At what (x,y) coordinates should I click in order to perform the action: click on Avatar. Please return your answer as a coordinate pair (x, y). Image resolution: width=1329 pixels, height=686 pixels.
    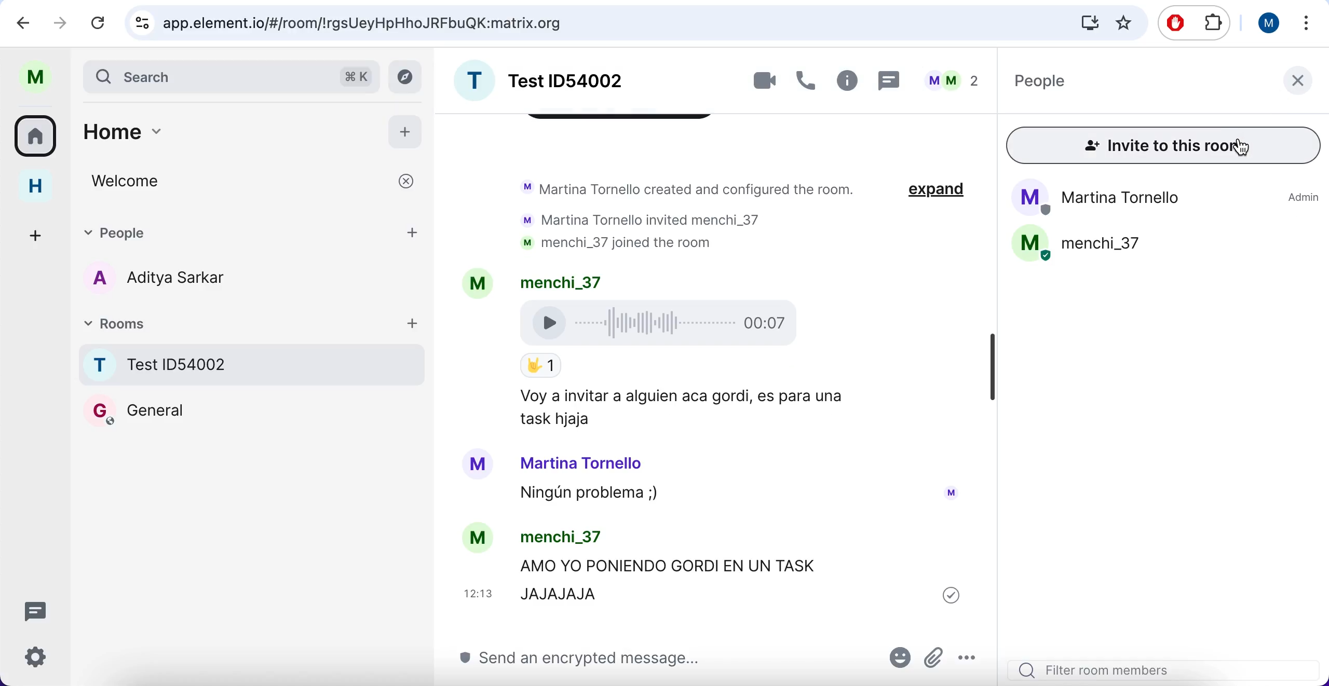
    Looking at the image, I should click on (478, 467).